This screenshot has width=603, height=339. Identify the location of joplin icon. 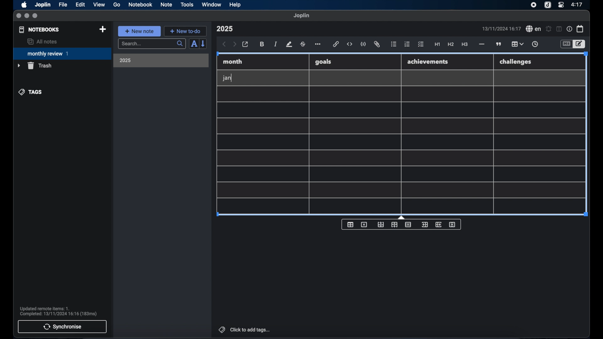
(547, 5).